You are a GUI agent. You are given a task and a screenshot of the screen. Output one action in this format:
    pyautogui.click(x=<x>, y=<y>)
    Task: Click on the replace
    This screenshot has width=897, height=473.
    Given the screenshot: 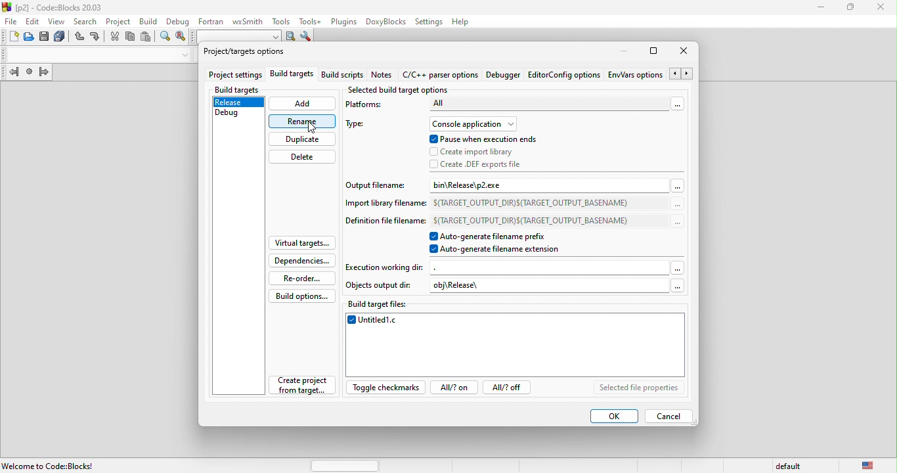 What is the action you would take?
    pyautogui.click(x=181, y=37)
    